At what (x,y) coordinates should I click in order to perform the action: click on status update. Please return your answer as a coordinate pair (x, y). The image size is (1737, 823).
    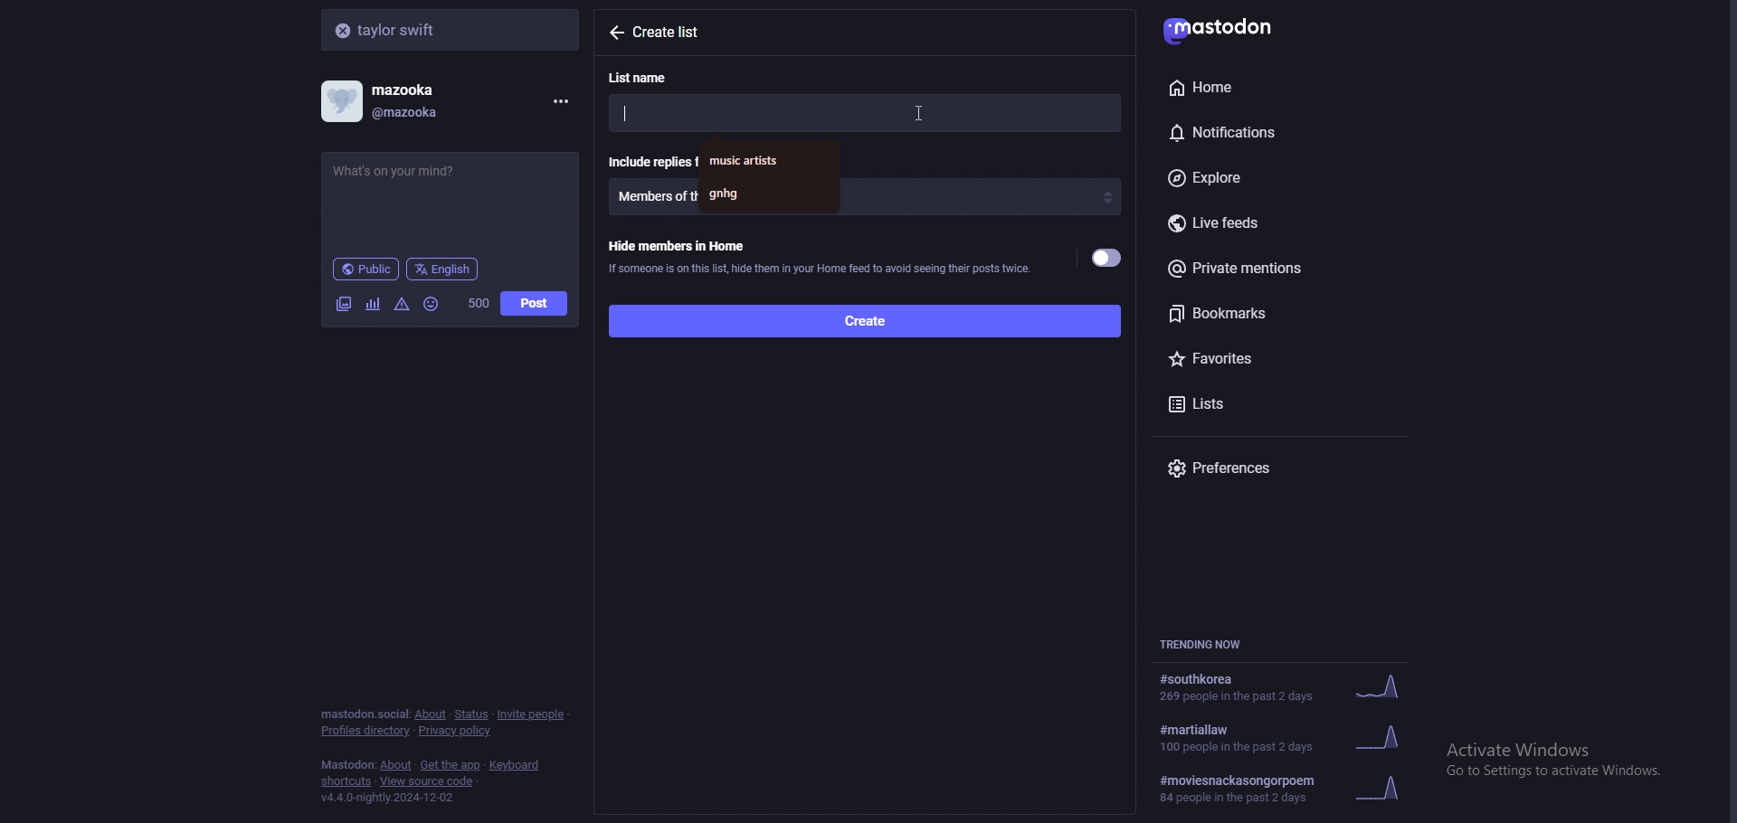
    Looking at the image, I should click on (410, 171).